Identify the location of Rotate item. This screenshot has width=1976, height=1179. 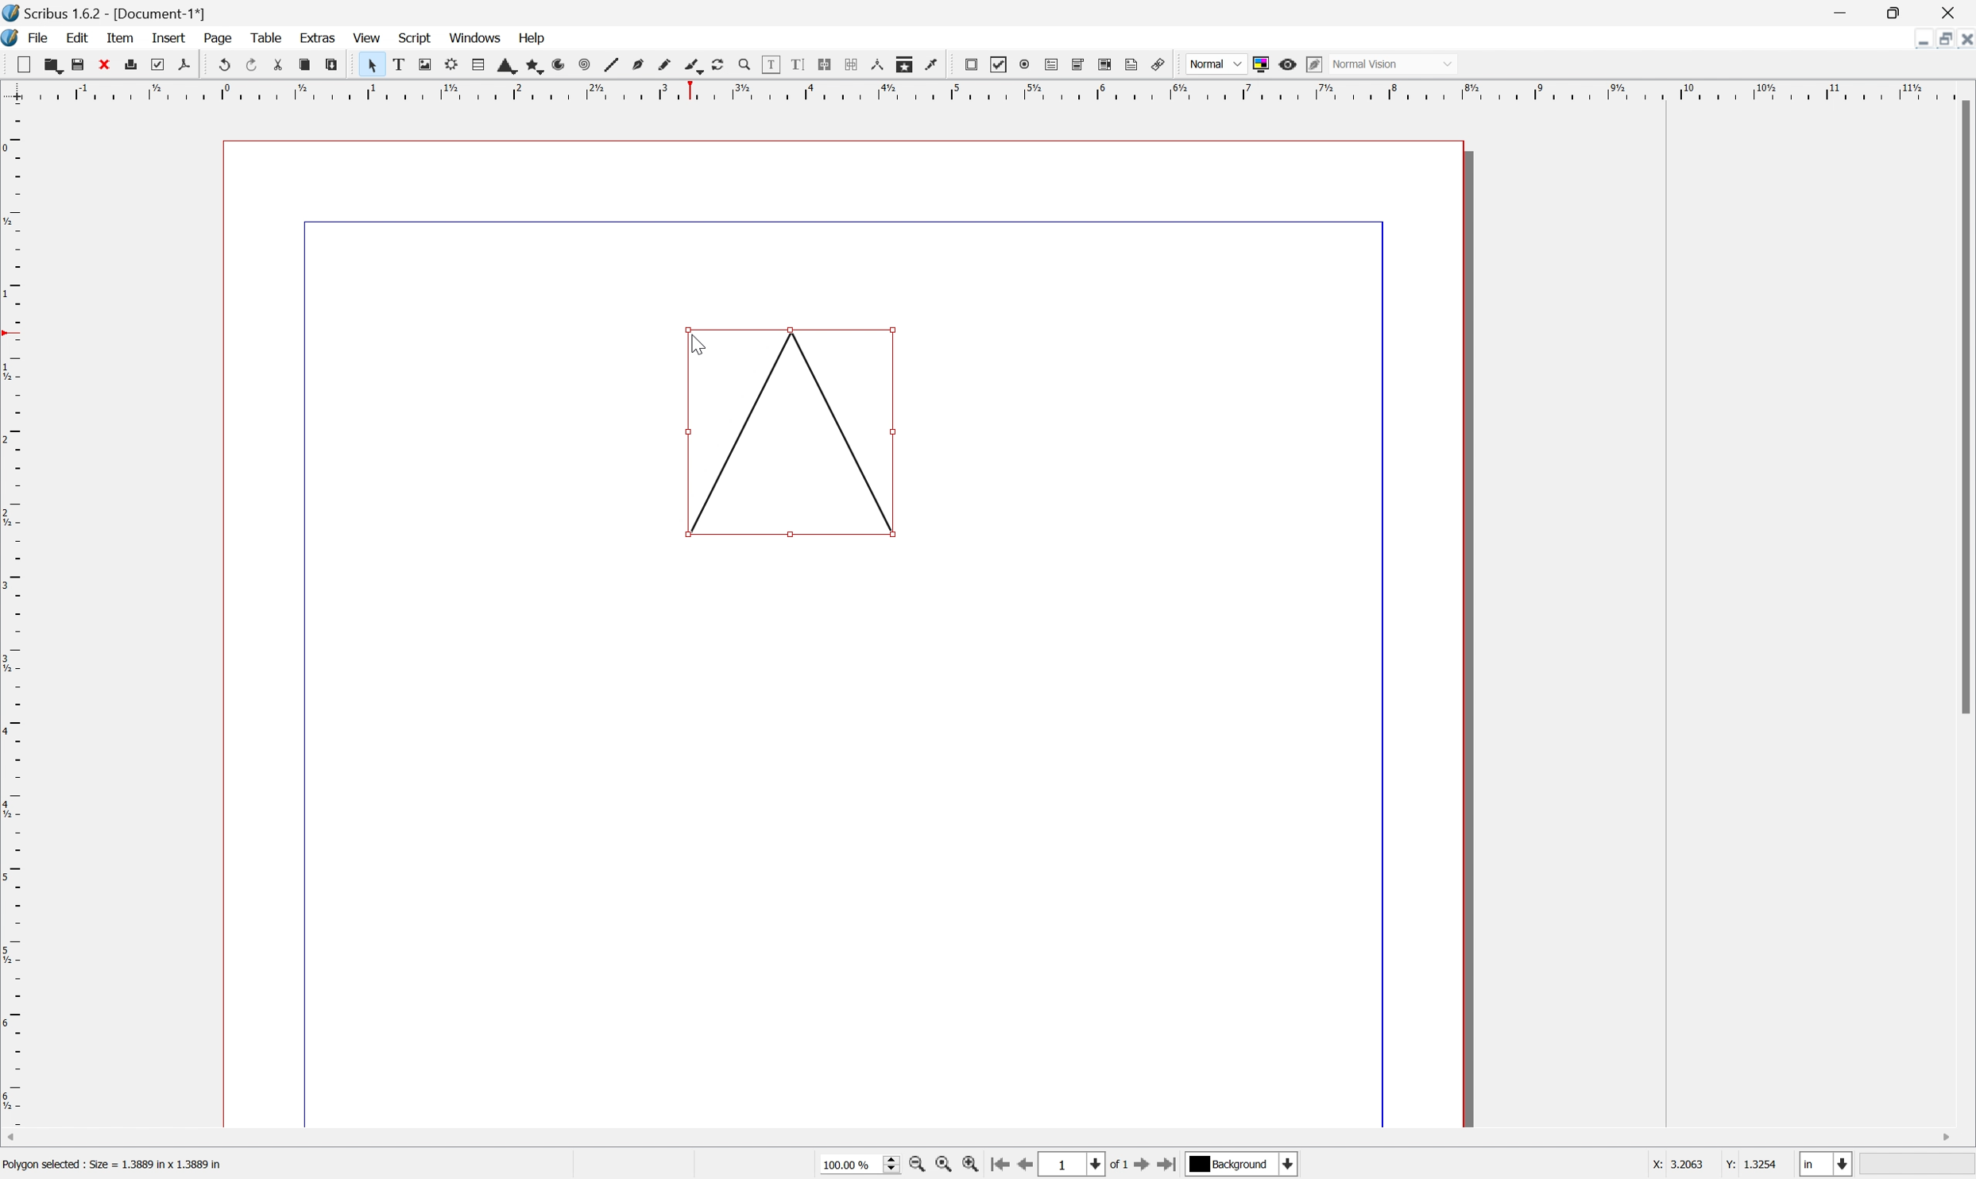
(723, 65).